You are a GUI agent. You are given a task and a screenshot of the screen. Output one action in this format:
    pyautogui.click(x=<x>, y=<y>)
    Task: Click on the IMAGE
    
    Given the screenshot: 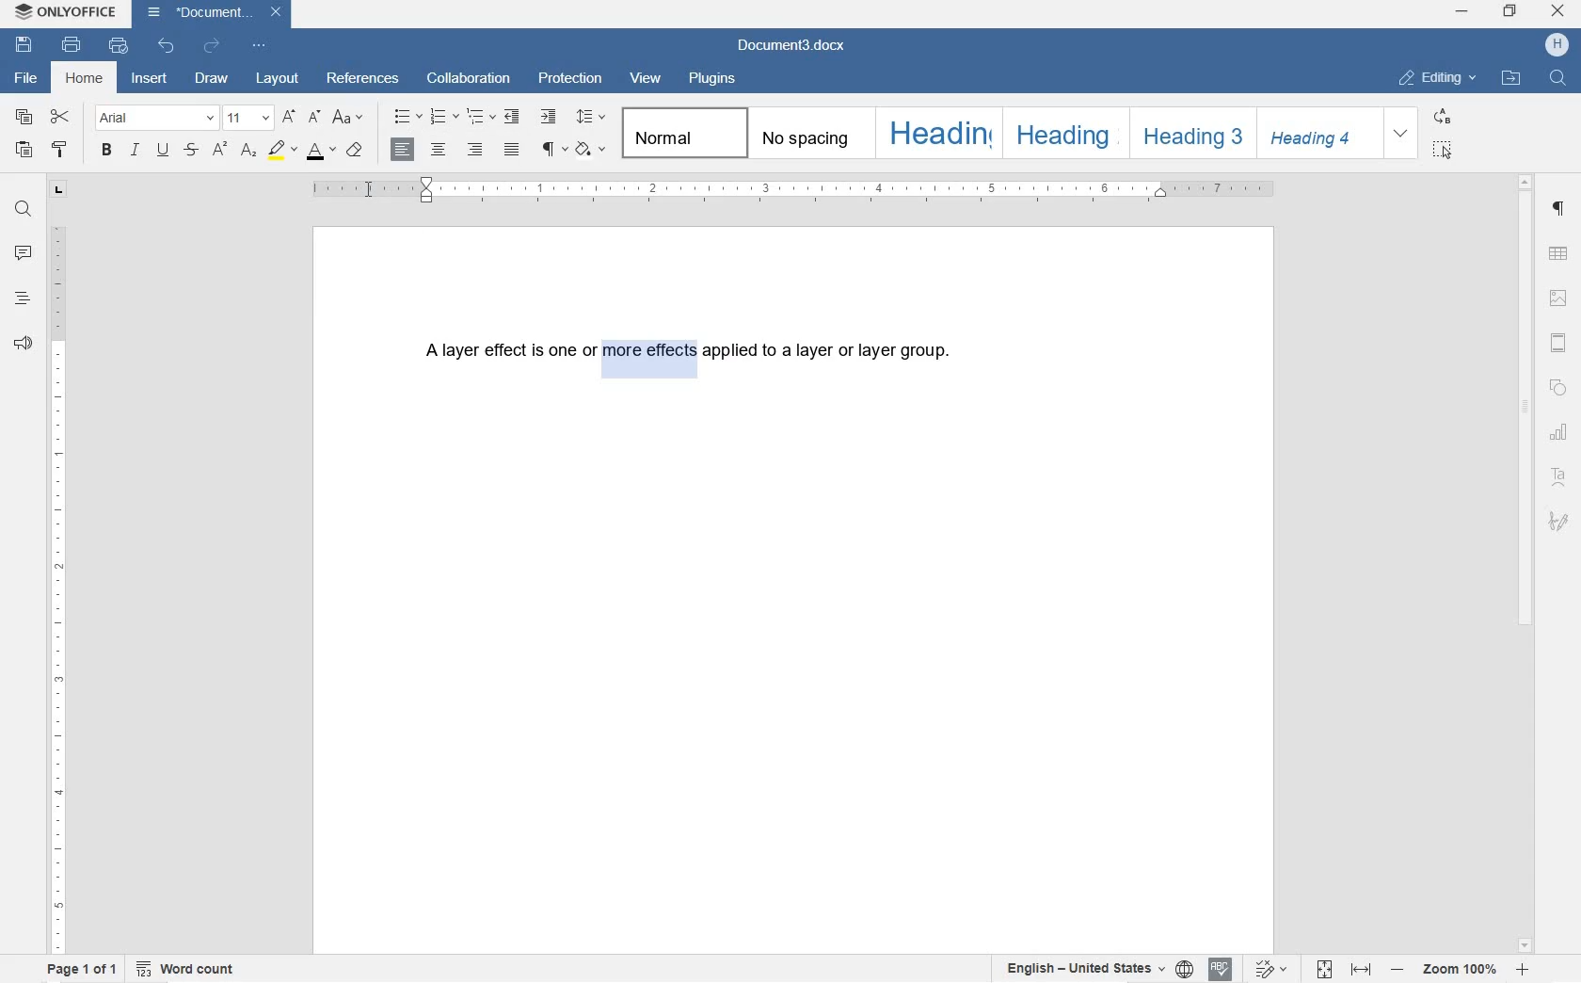 What is the action you would take?
    pyautogui.click(x=1562, y=298)
    